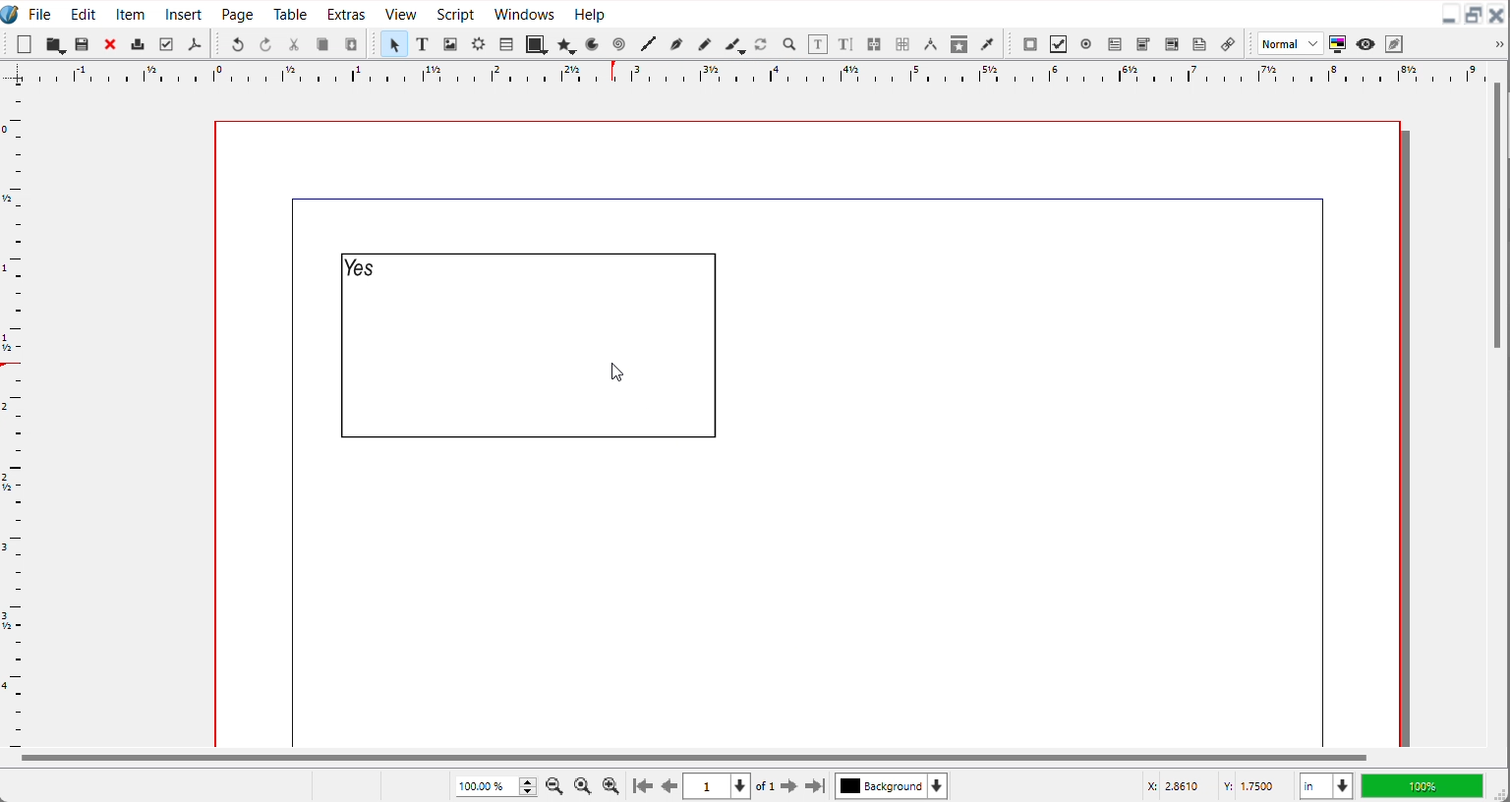  I want to click on File, so click(40, 13).